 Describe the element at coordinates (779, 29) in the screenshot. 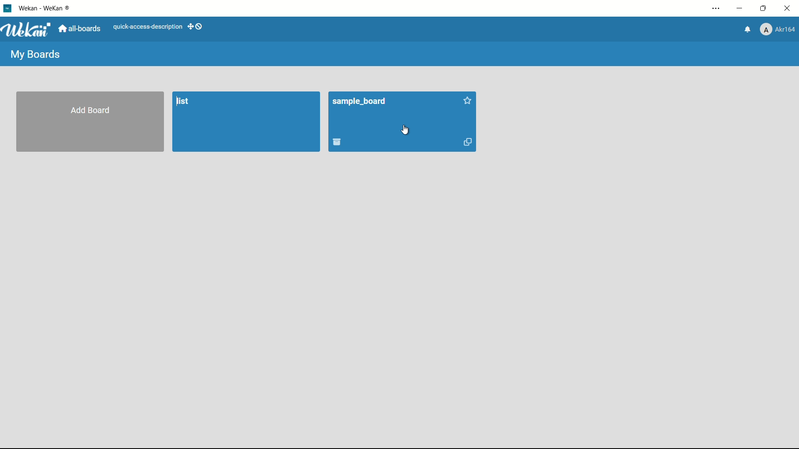

I see `profile` at that location.